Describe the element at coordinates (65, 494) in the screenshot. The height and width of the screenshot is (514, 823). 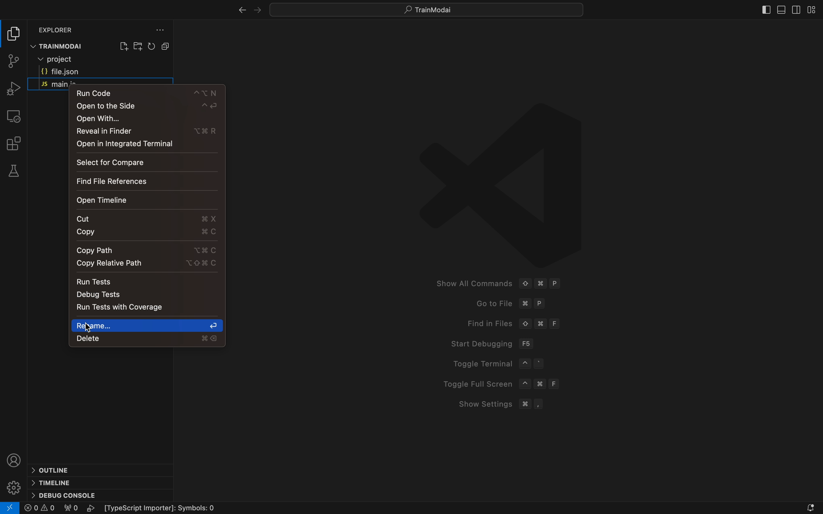
I see `debug console` at that location.